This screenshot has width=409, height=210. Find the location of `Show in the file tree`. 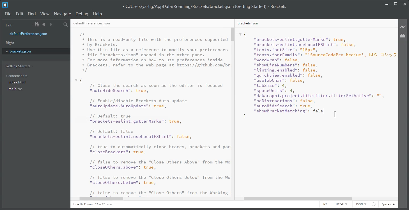

Show in the file tree is located at coordinates (37, 24).